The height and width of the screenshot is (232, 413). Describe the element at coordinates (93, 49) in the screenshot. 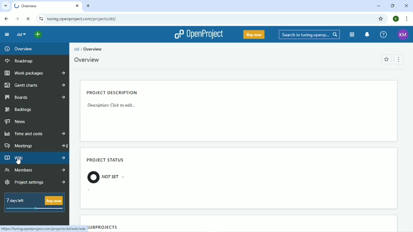

I see `Overview` at that location.